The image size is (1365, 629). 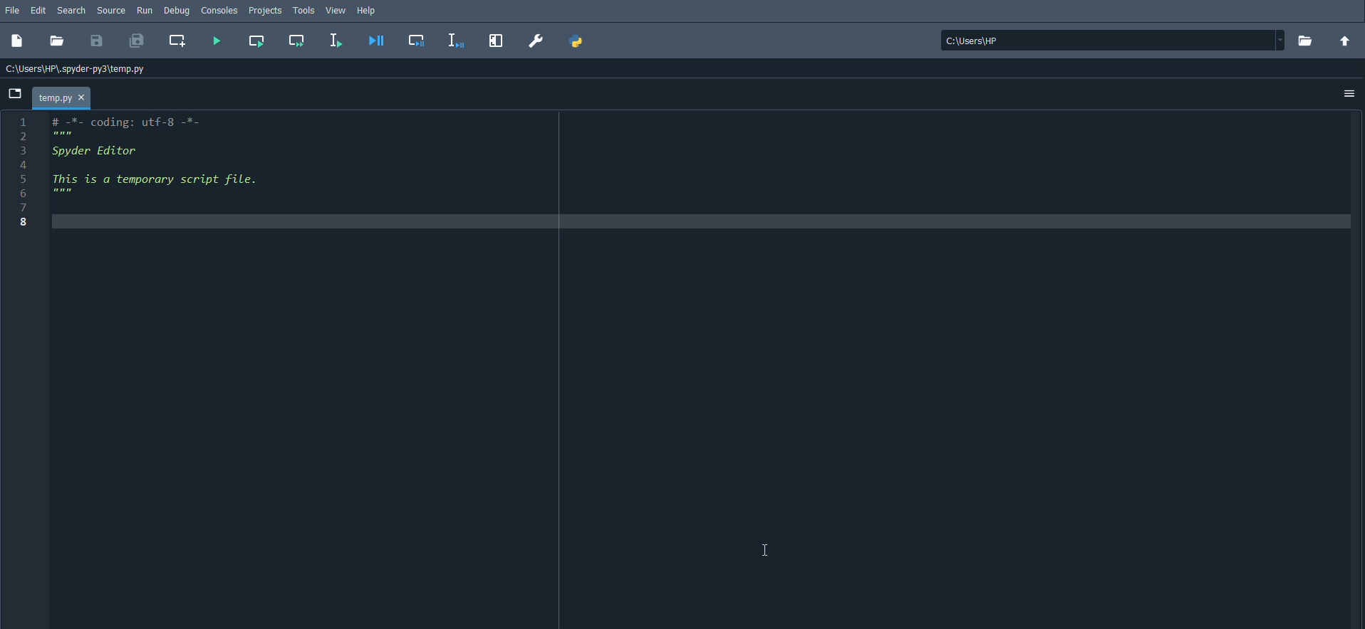 I want to click on Create new cell at the current line, so click(x=180, y=41).